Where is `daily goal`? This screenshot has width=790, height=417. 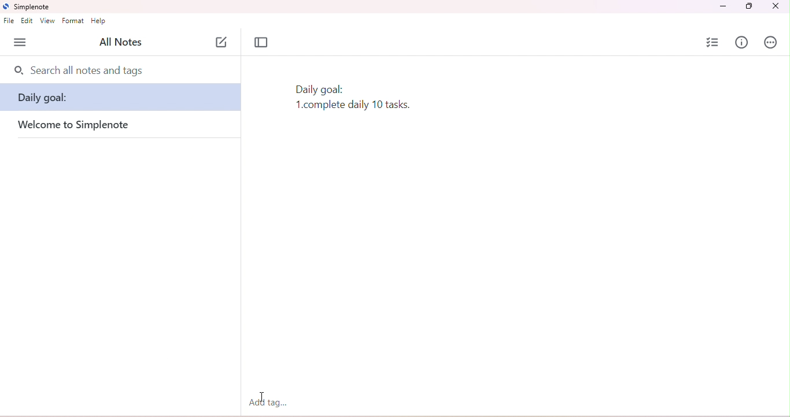 daily goal is located at coordinates (121, 100).